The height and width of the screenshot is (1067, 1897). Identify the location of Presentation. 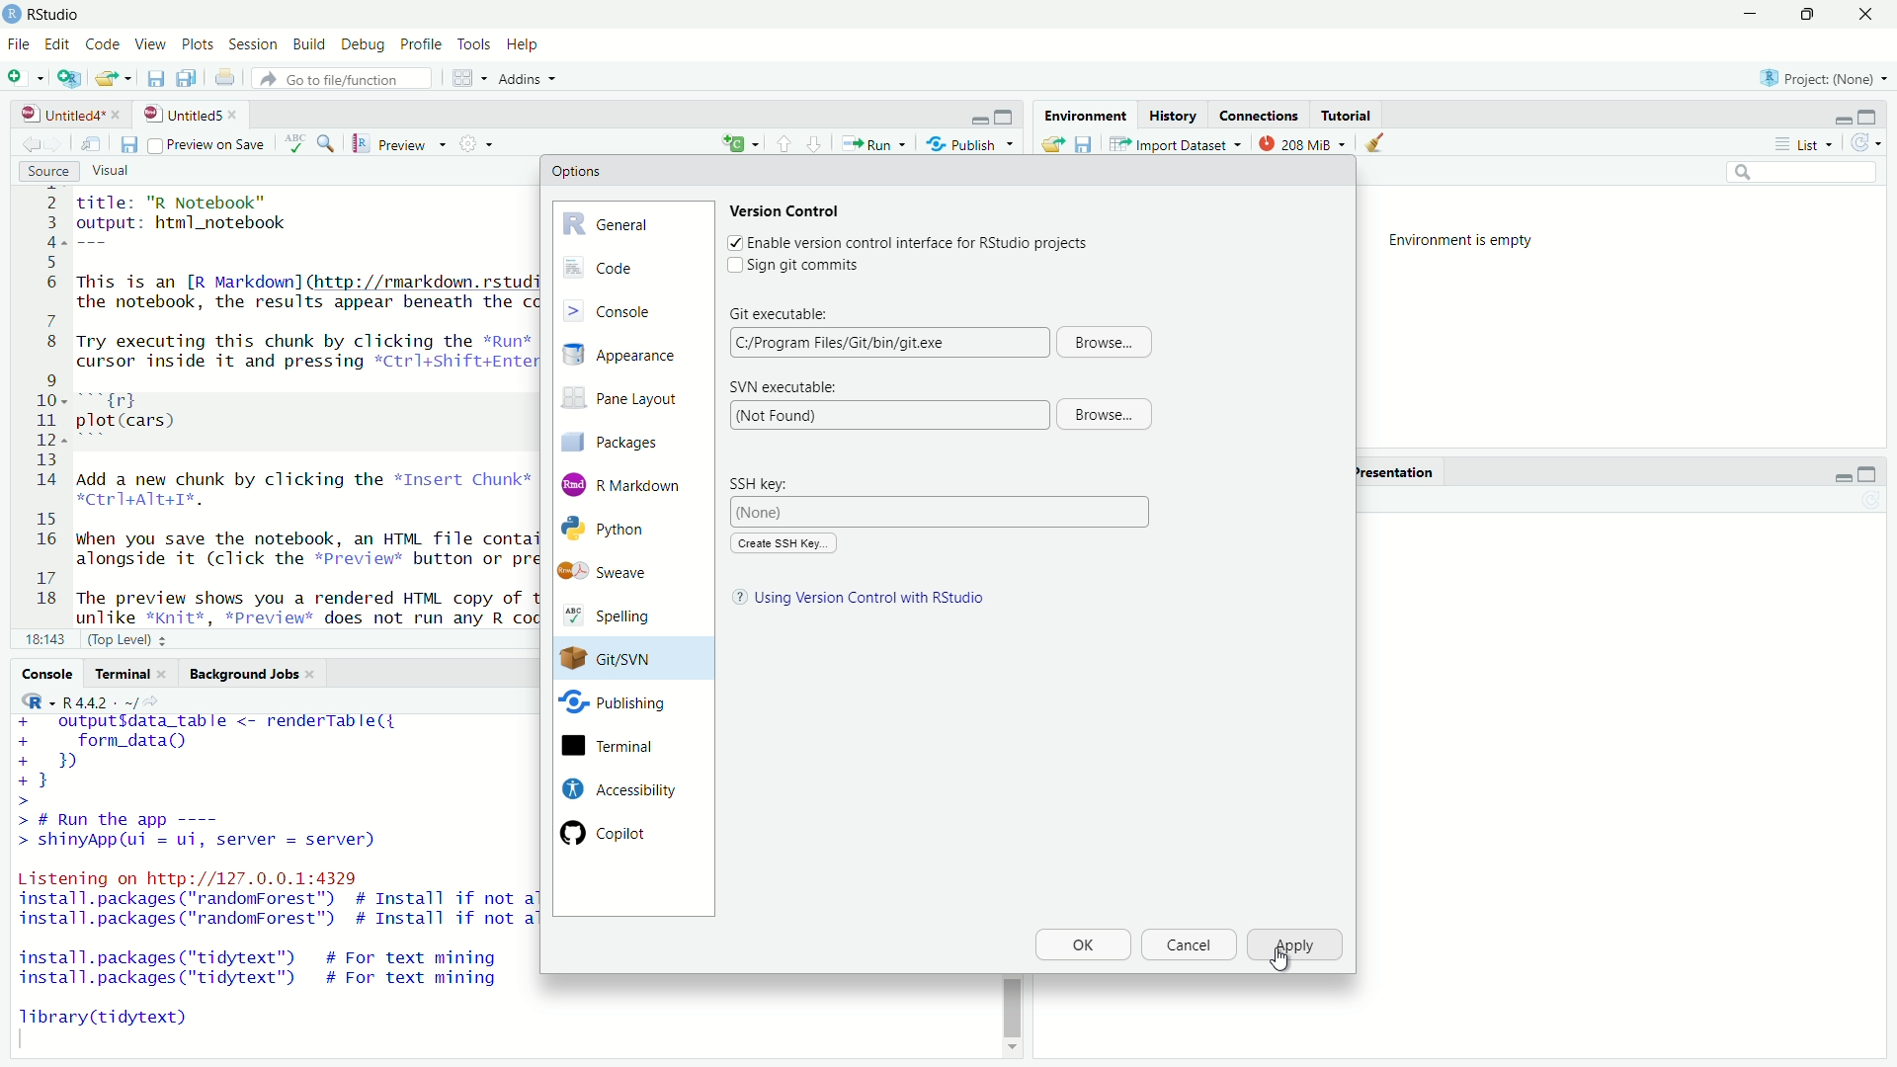
(1393, 472).